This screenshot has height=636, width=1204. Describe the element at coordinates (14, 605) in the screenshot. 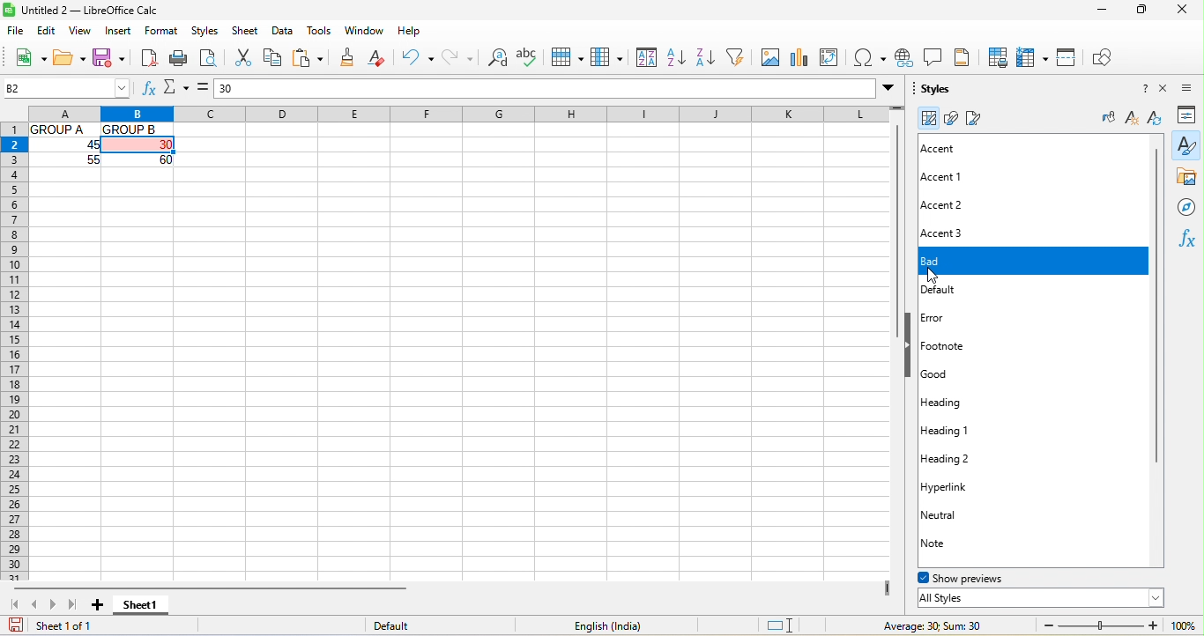

I see `first sheet ` at that location.